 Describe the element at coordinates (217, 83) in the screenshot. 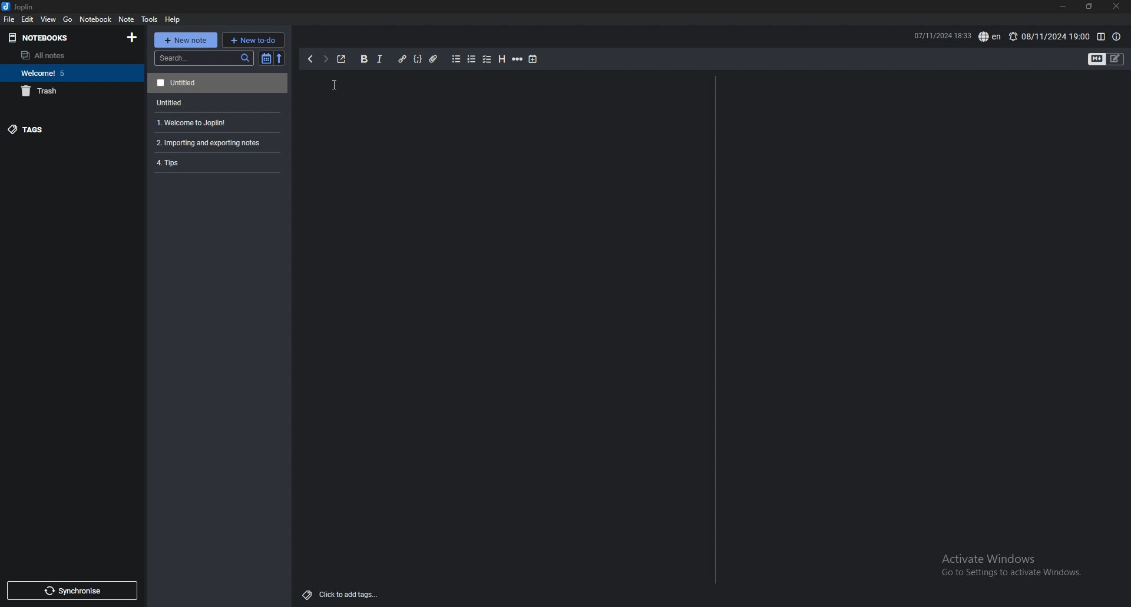

I see `Untitled` at that location.